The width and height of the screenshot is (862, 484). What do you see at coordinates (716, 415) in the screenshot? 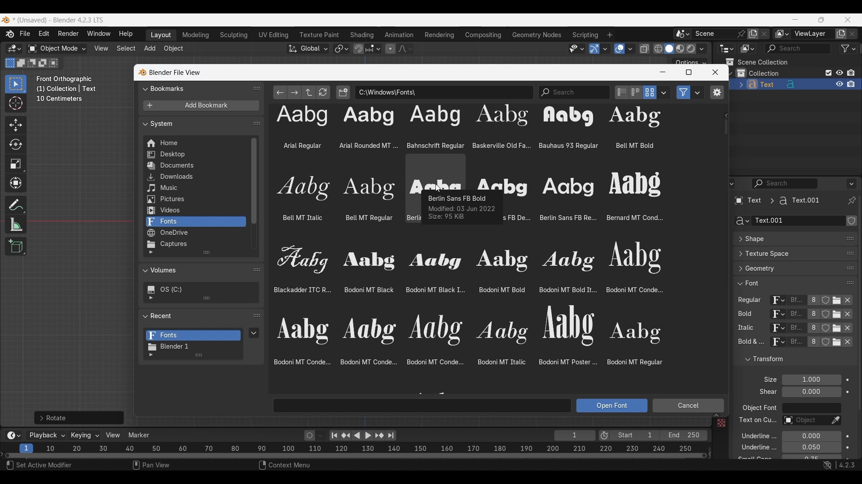
I see `Expand View/Select` at bounding box center [716, 415].